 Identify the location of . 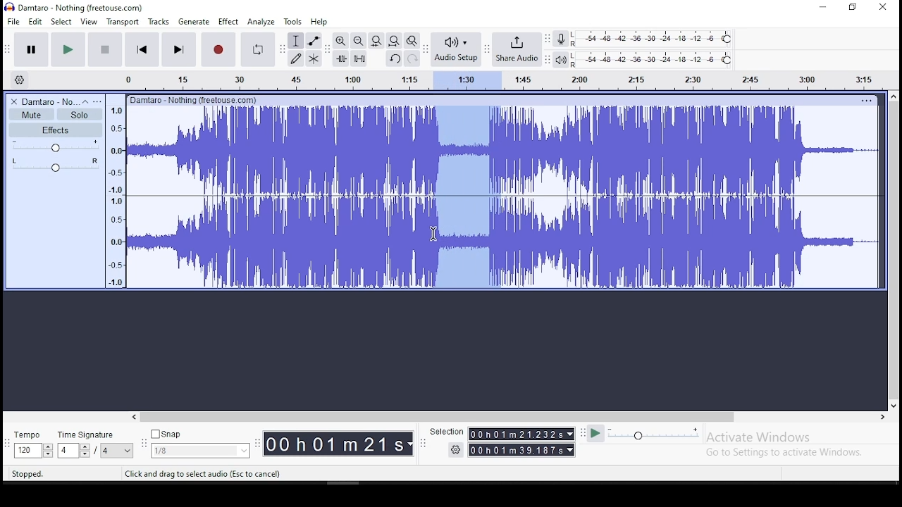
(8, 48).